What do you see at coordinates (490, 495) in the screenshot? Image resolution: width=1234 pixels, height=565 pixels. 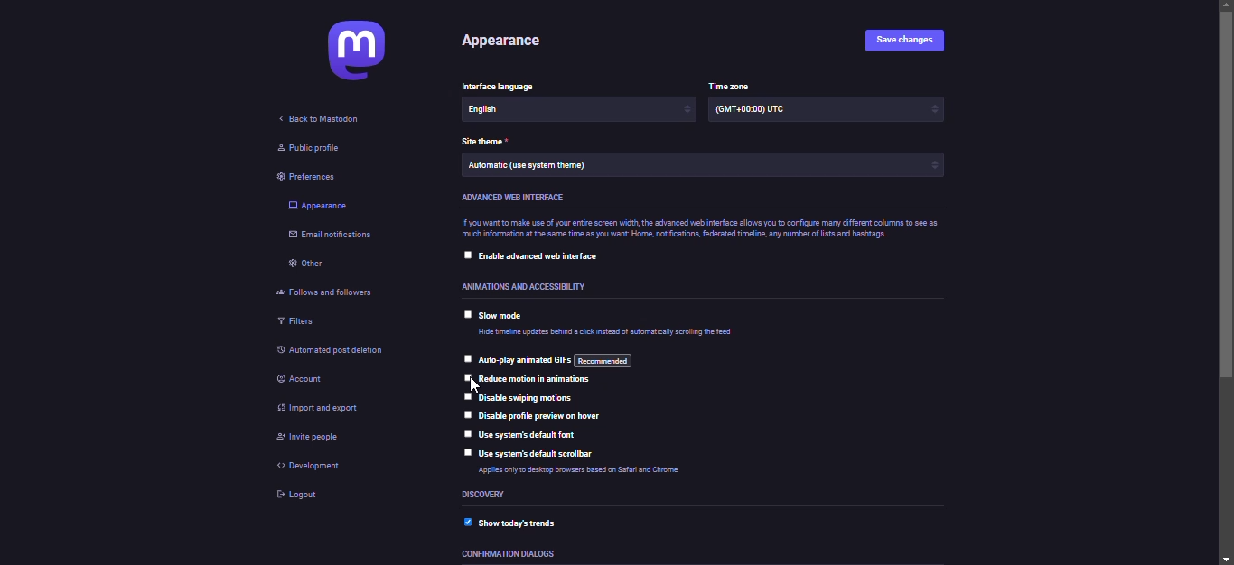 I see `discovery` at bounding box center [490, 495].